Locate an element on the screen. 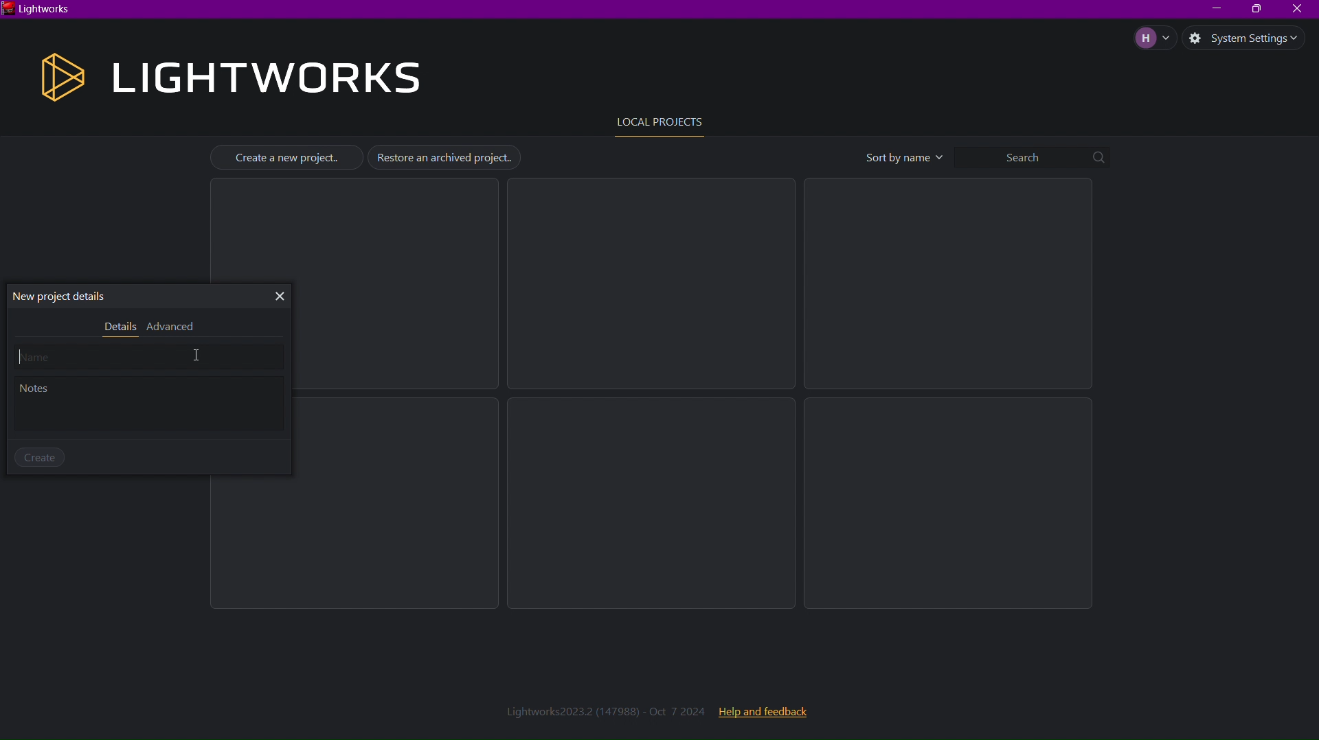 This screenshot has height=740, width=1319. Empty Project is located at coordinates (949, 285).